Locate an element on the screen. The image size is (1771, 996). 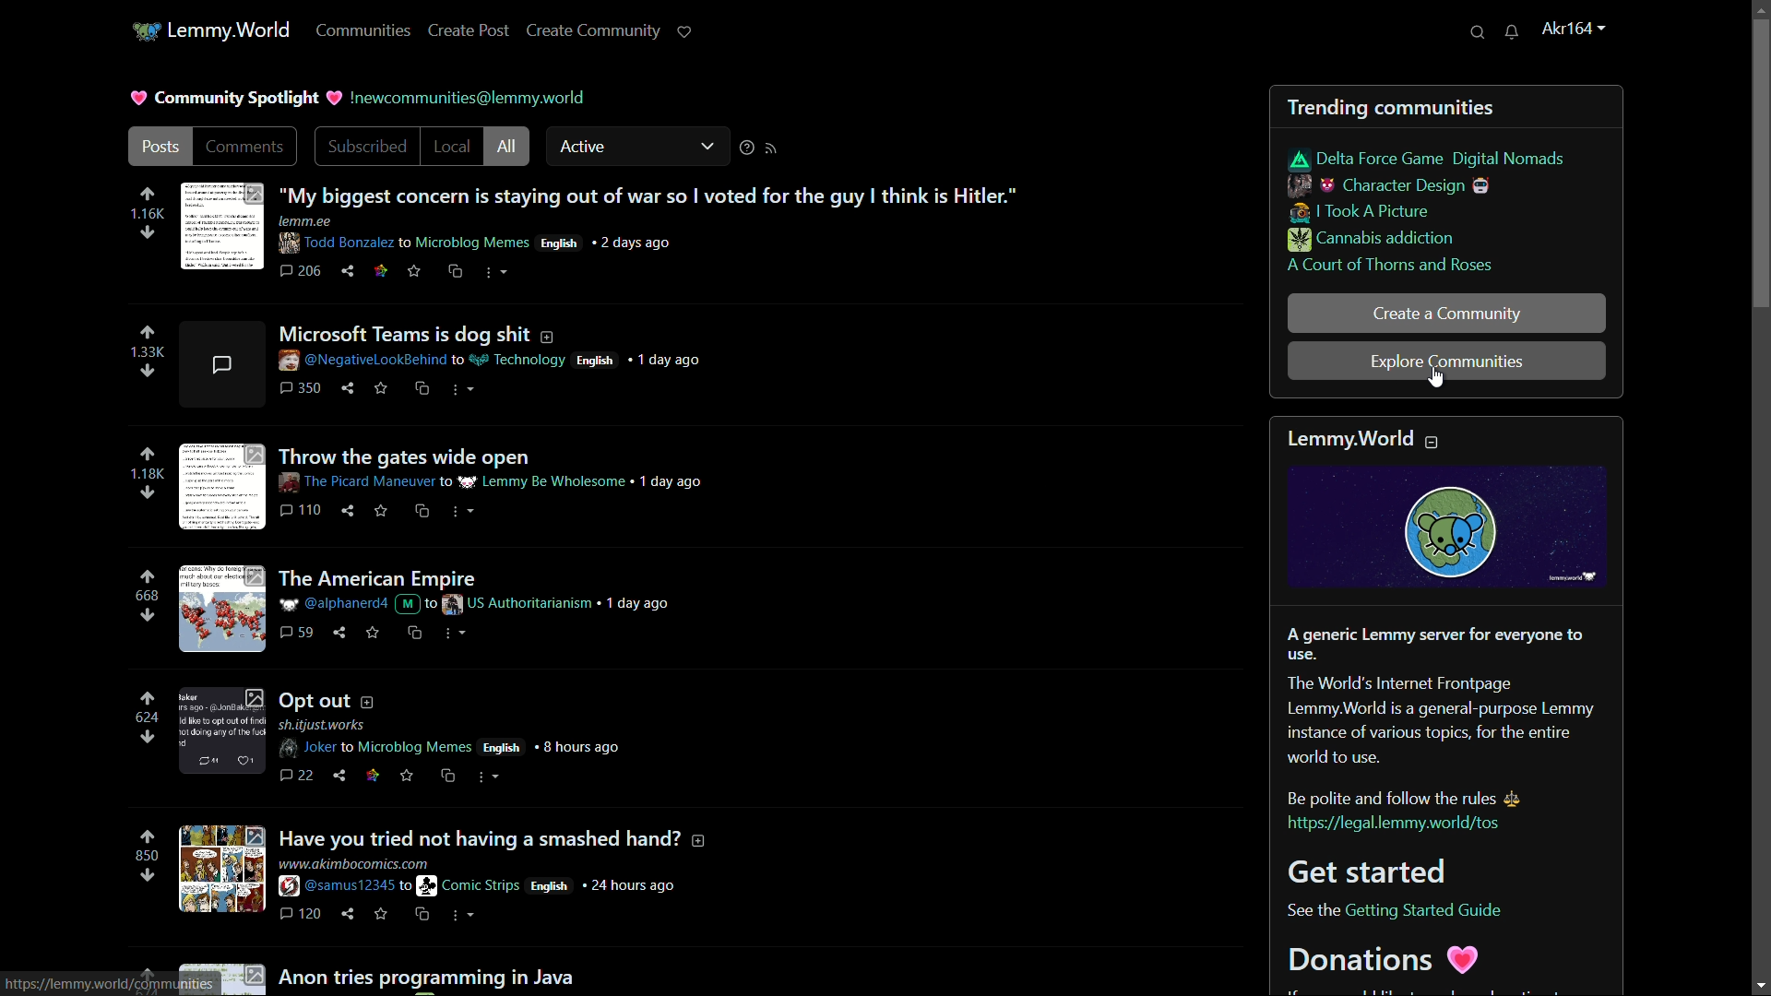
more is located at coordinates (463, 916).